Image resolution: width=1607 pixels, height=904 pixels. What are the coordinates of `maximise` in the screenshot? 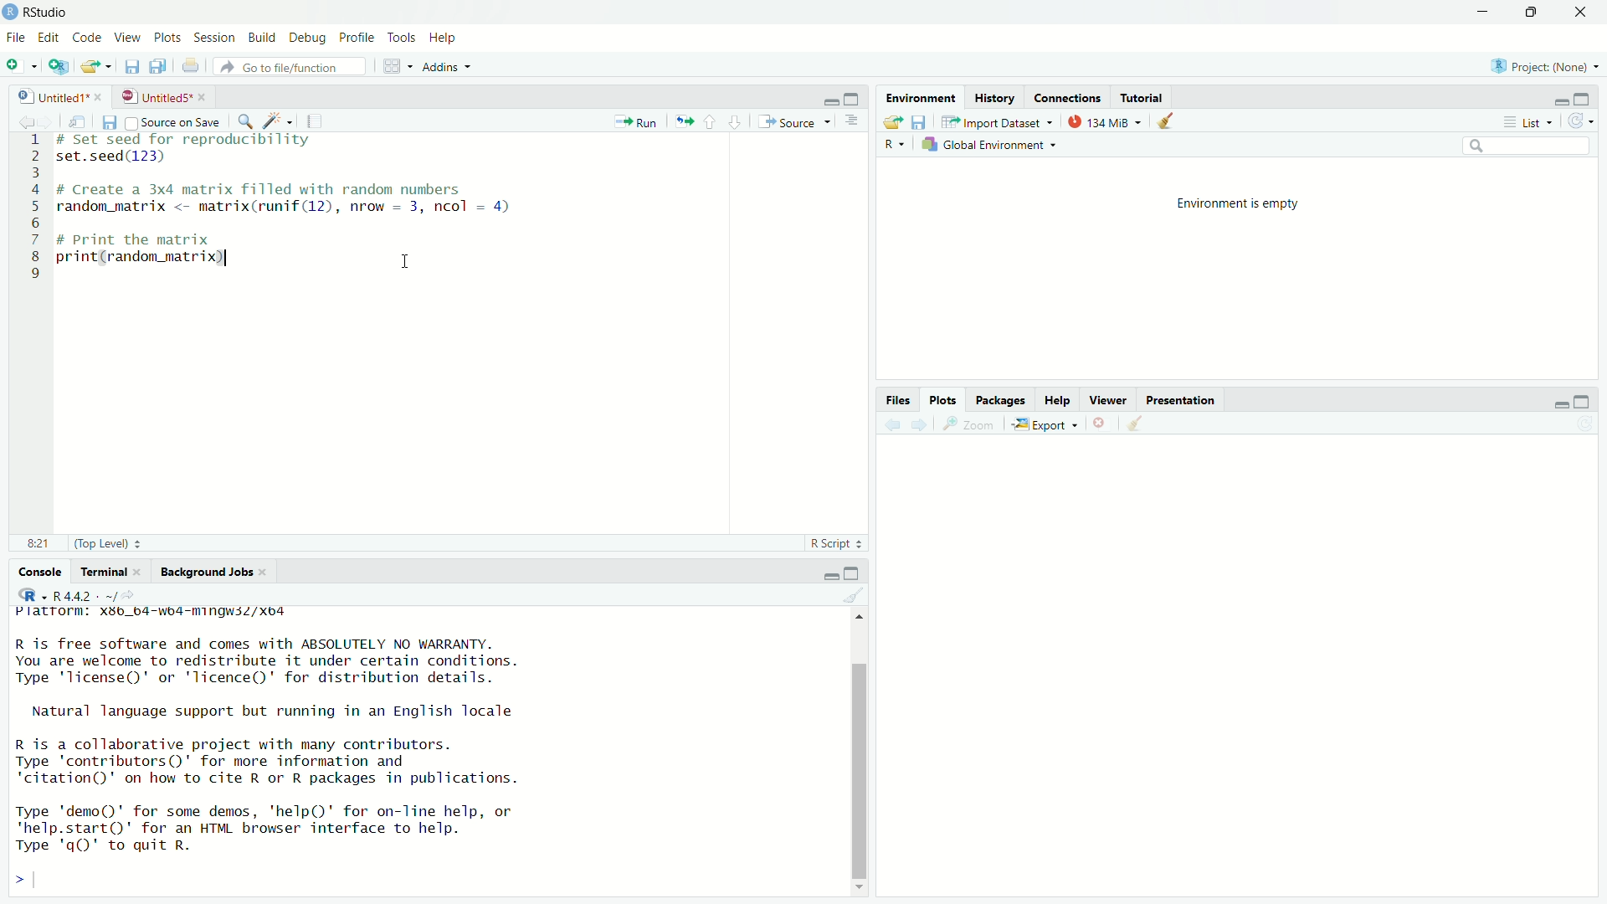 It's located at (1536, 15).